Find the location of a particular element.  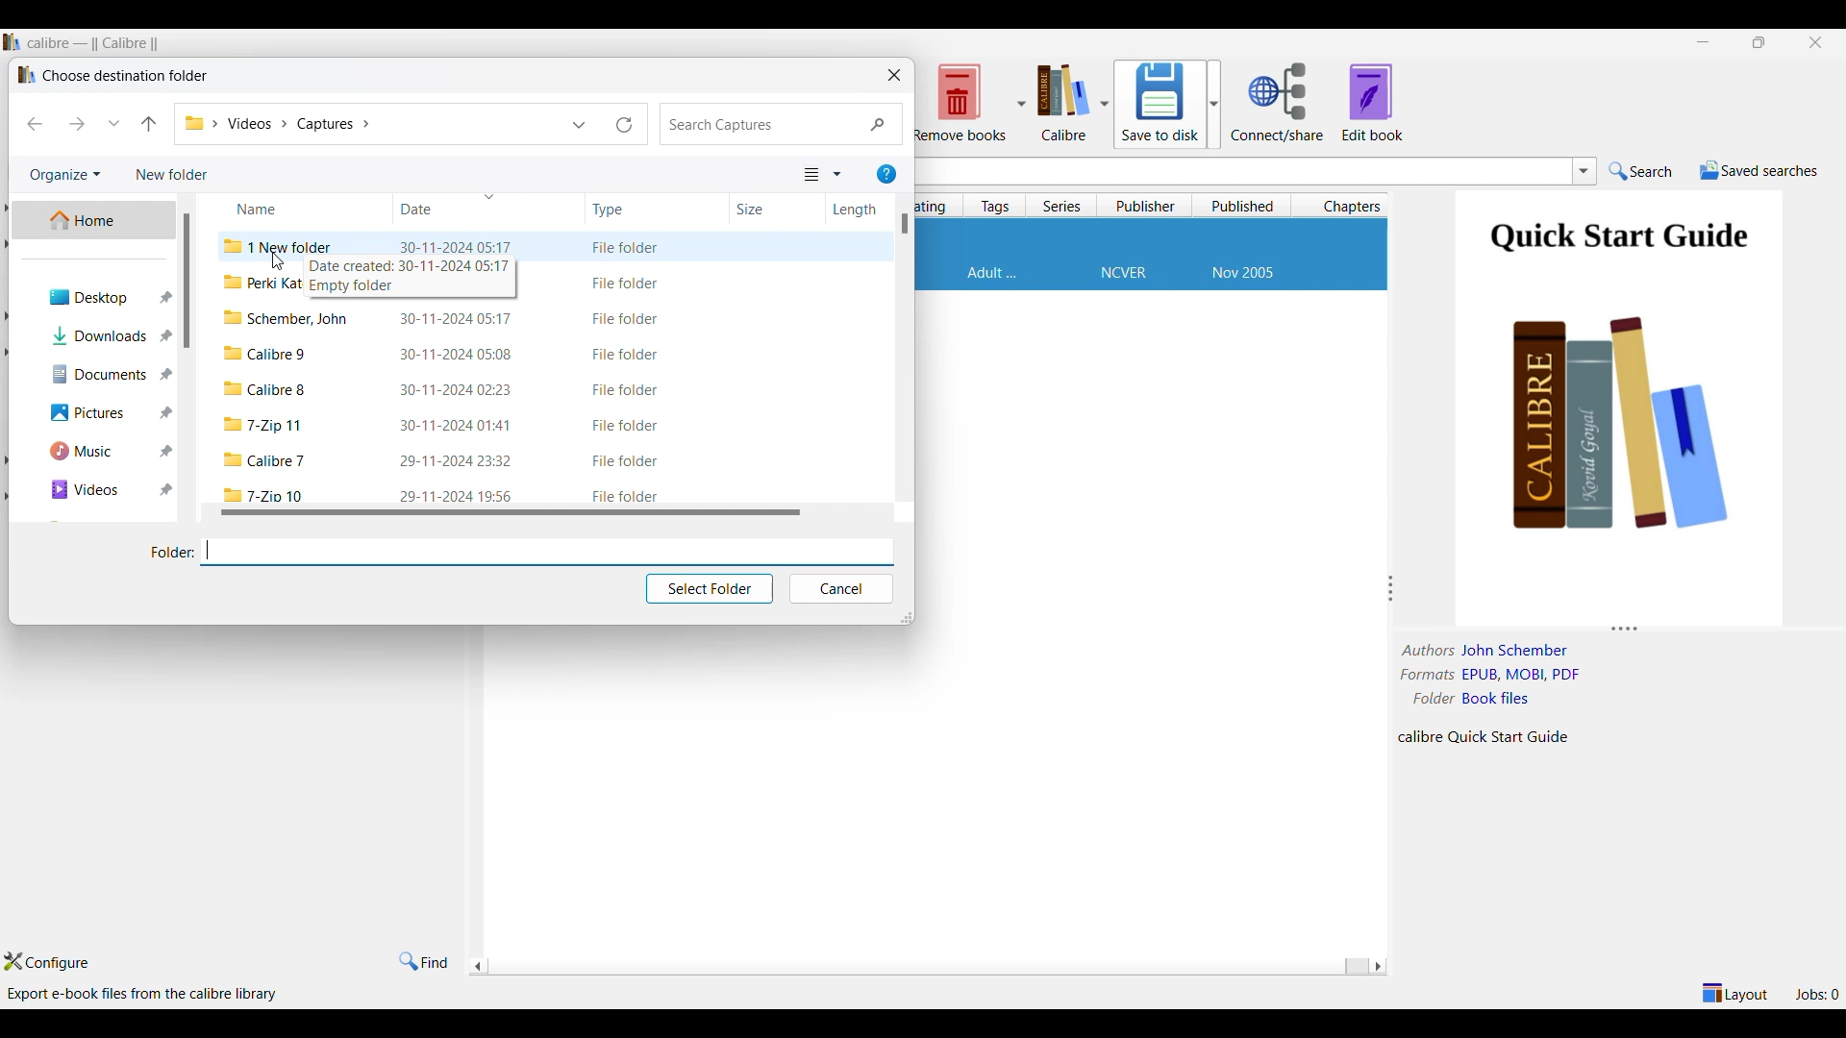

Music is located at coordinates (98, 451).